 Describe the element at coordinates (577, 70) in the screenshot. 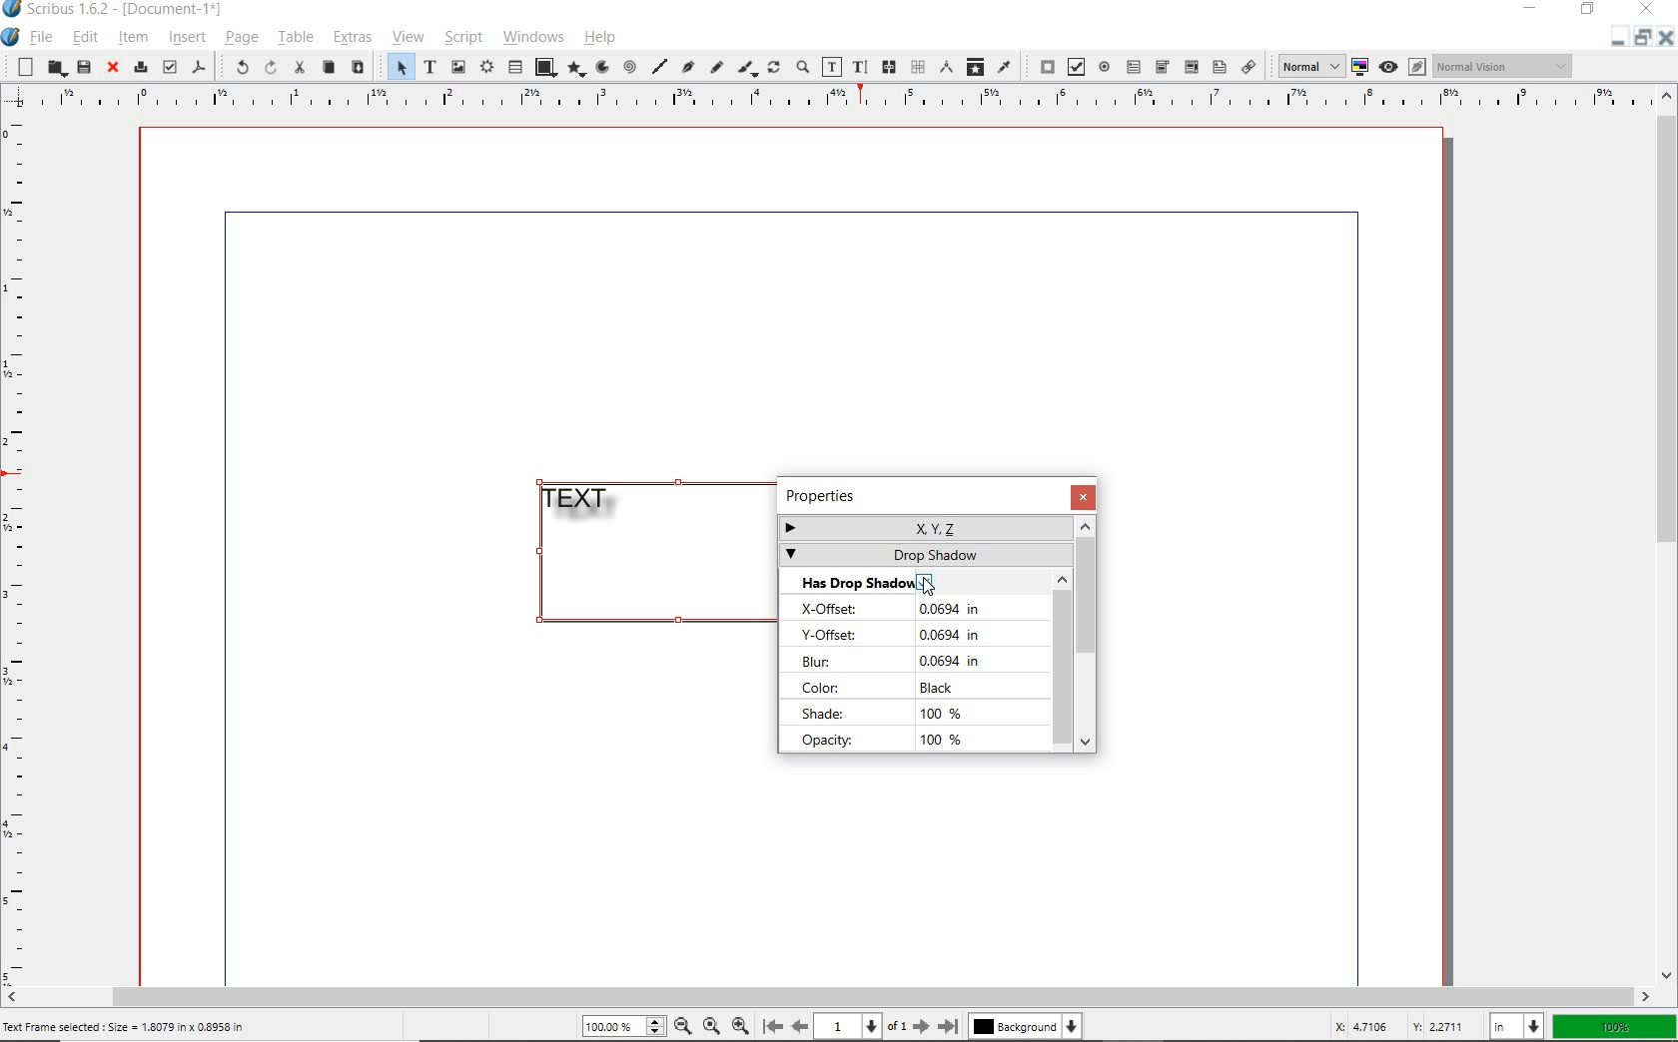

I see `polygon` at that location.